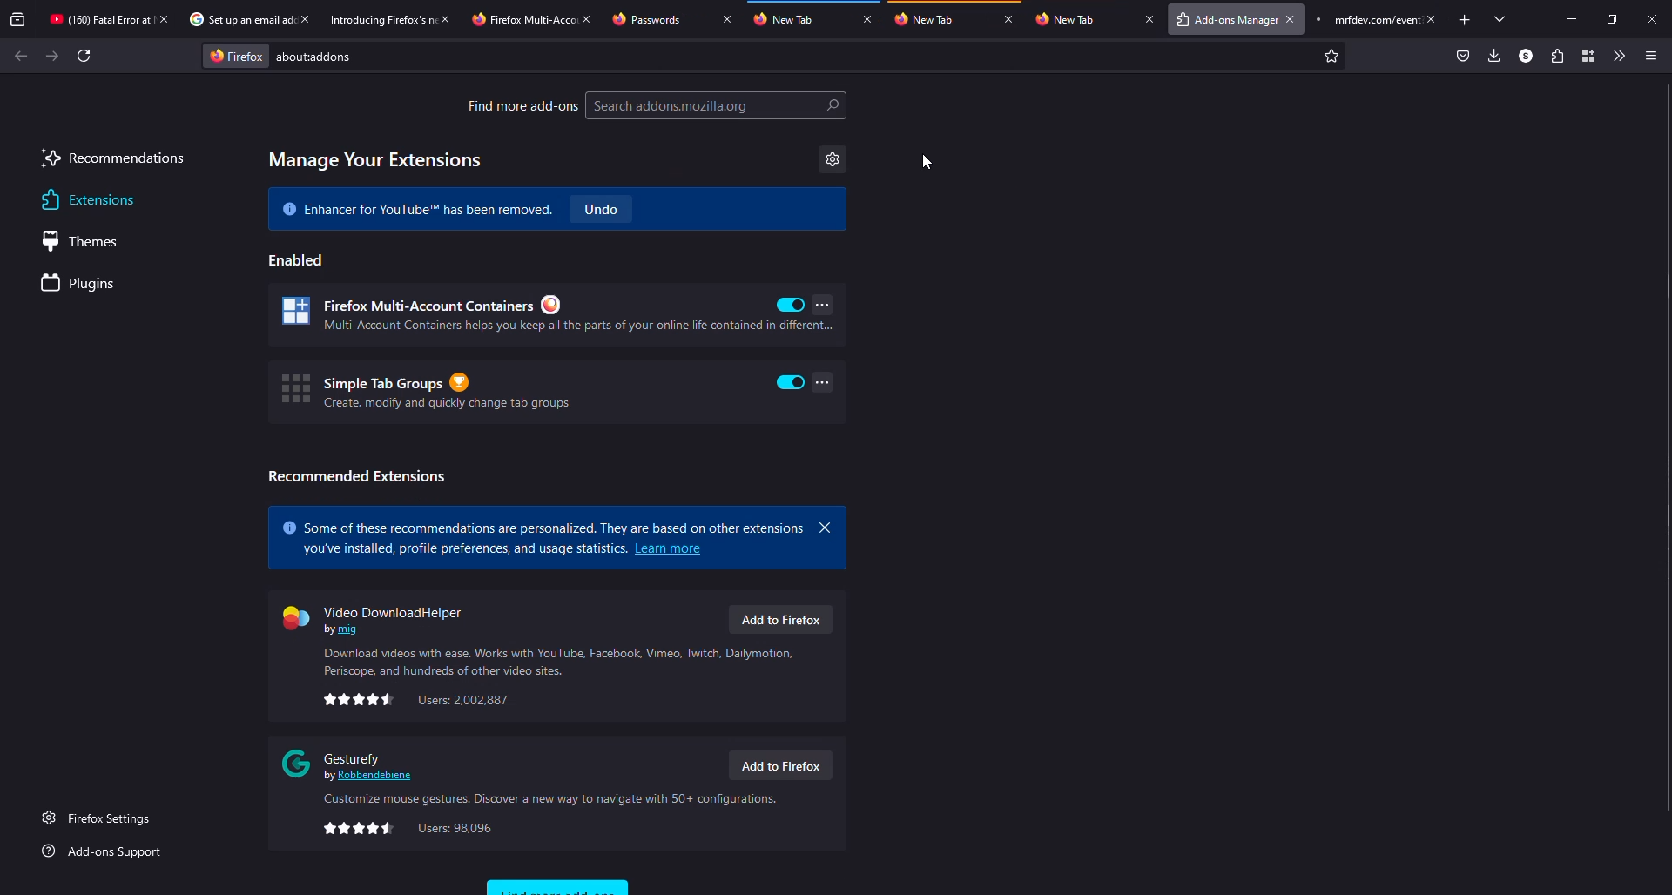 The image size is (1672, 895). I want to click on tab, so click(803, 18).